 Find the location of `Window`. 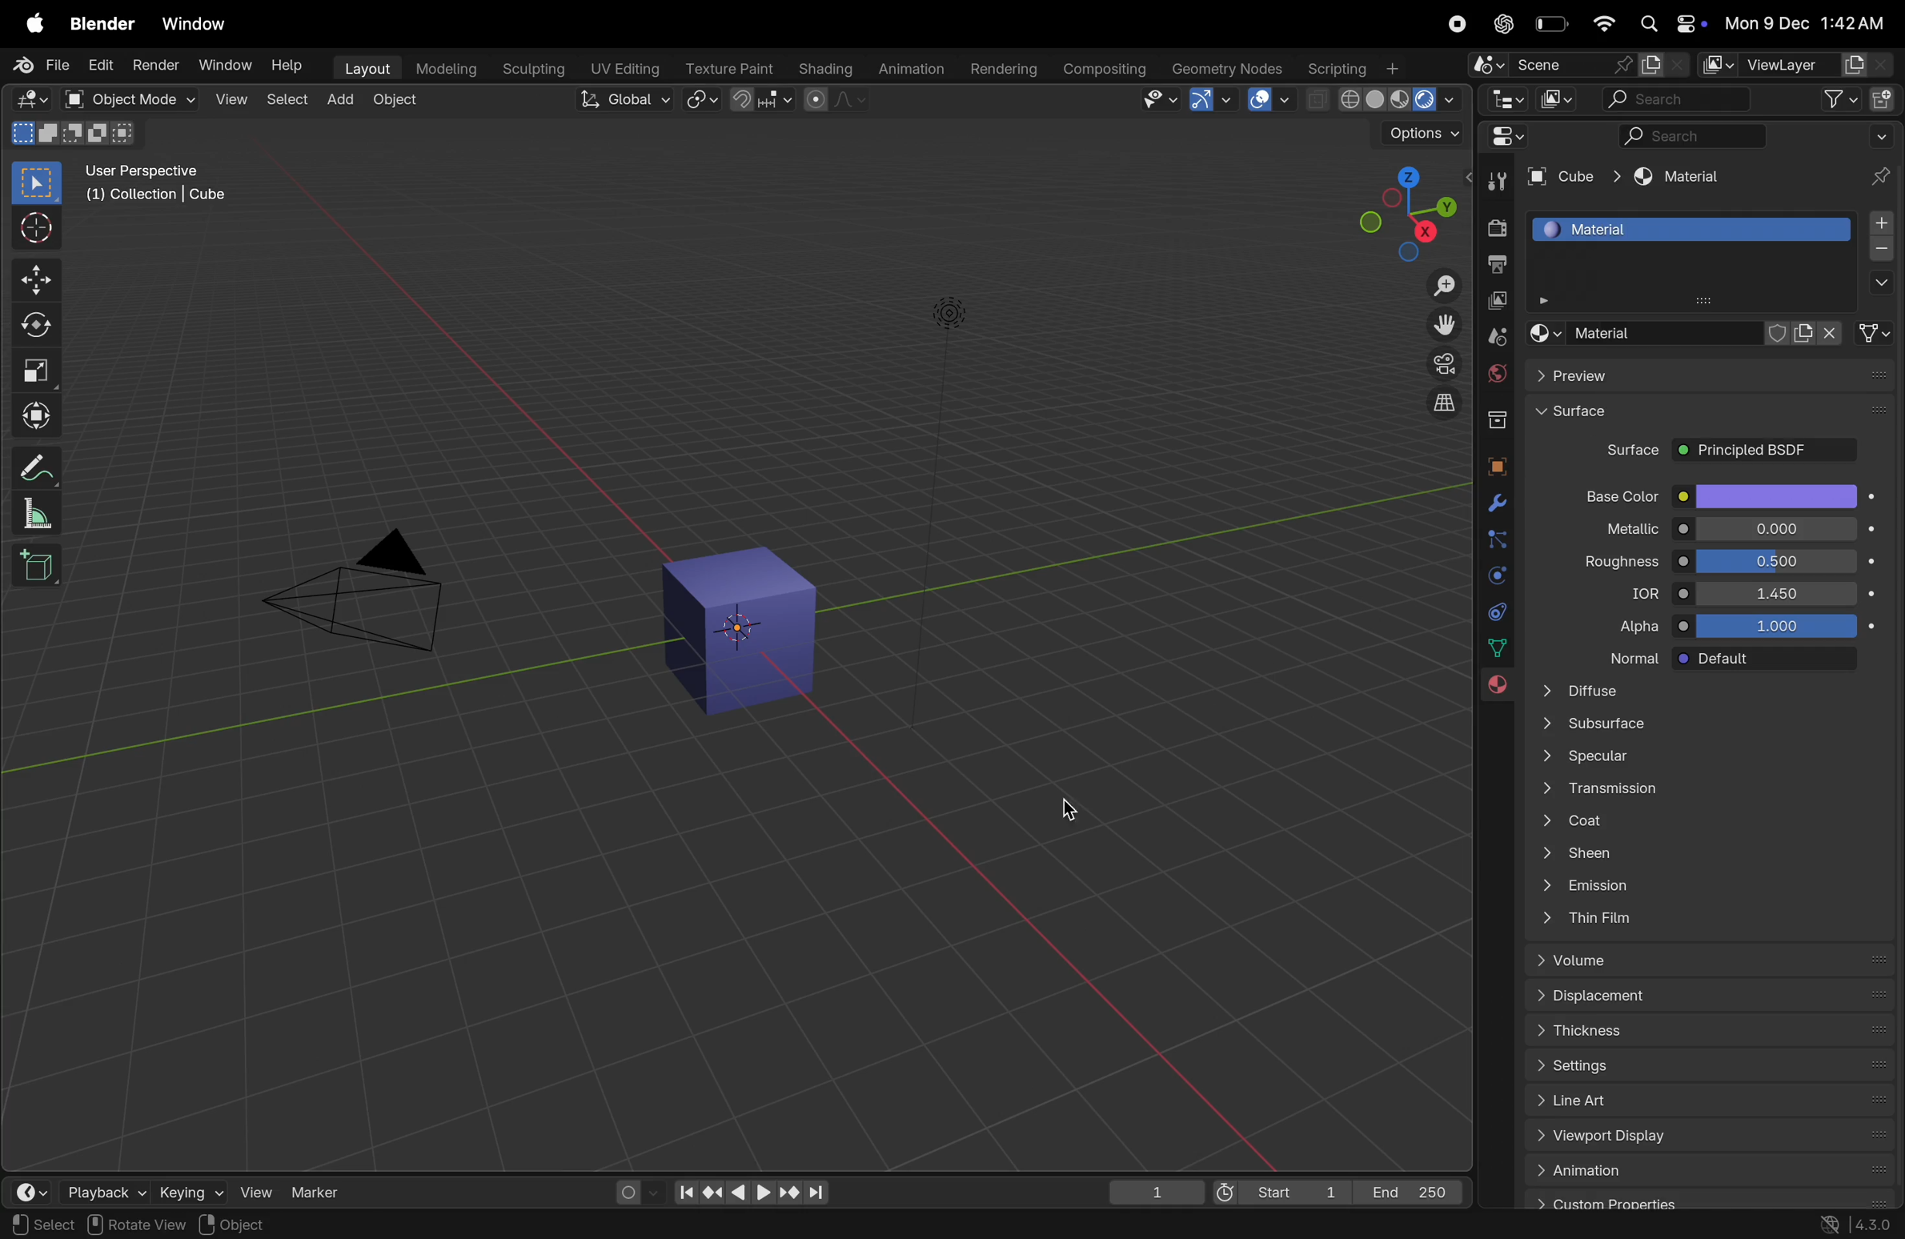

Window is located at coordinates (195, 26).